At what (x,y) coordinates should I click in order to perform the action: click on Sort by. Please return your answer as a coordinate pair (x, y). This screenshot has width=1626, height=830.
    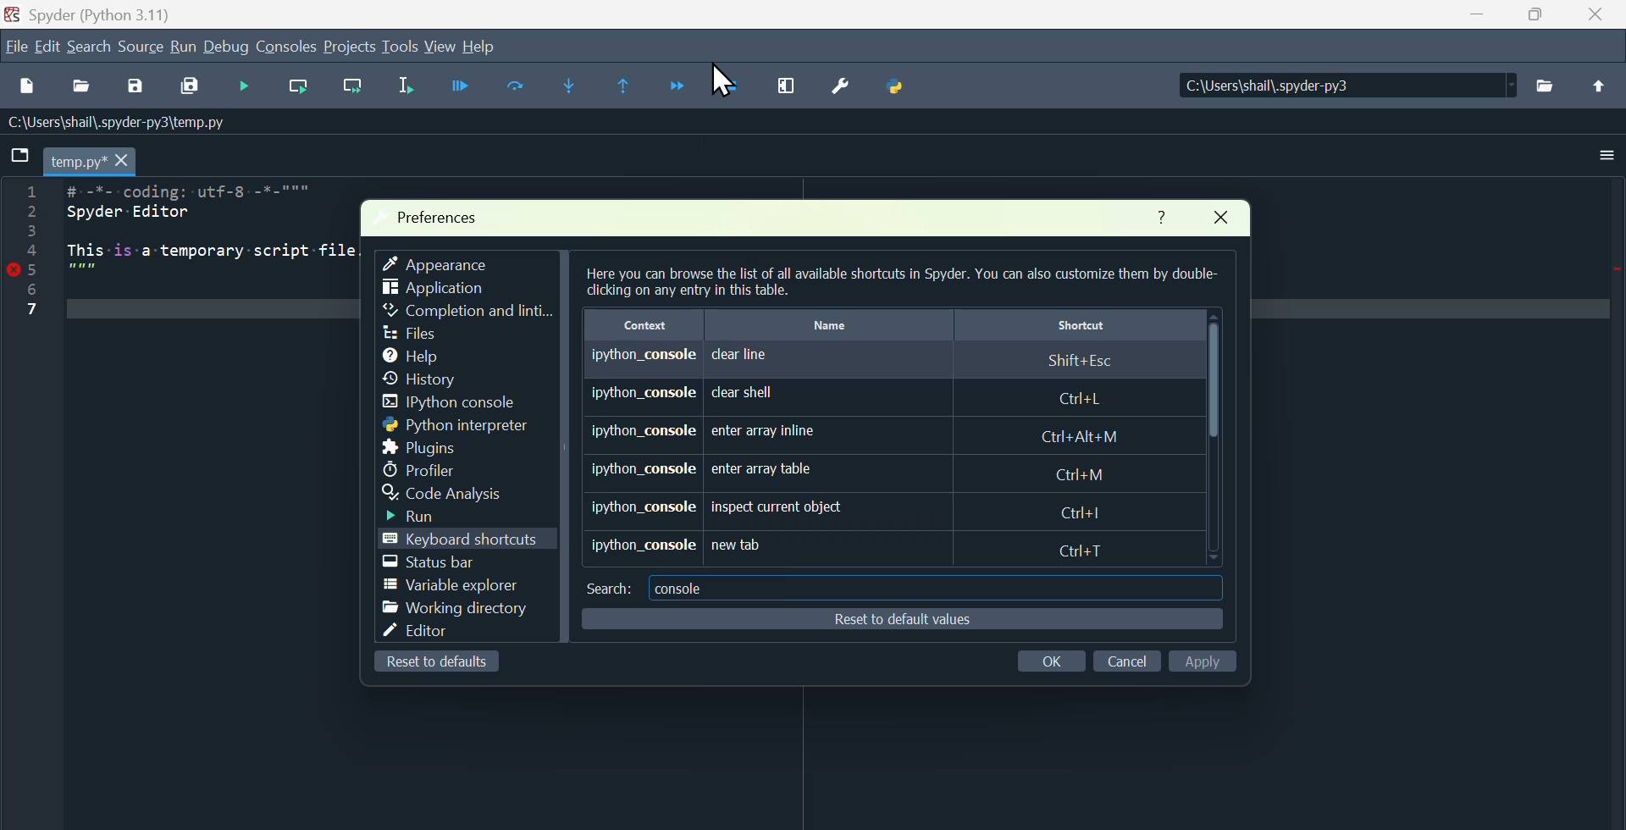
    Looking at the image, I should click on (899, 324).